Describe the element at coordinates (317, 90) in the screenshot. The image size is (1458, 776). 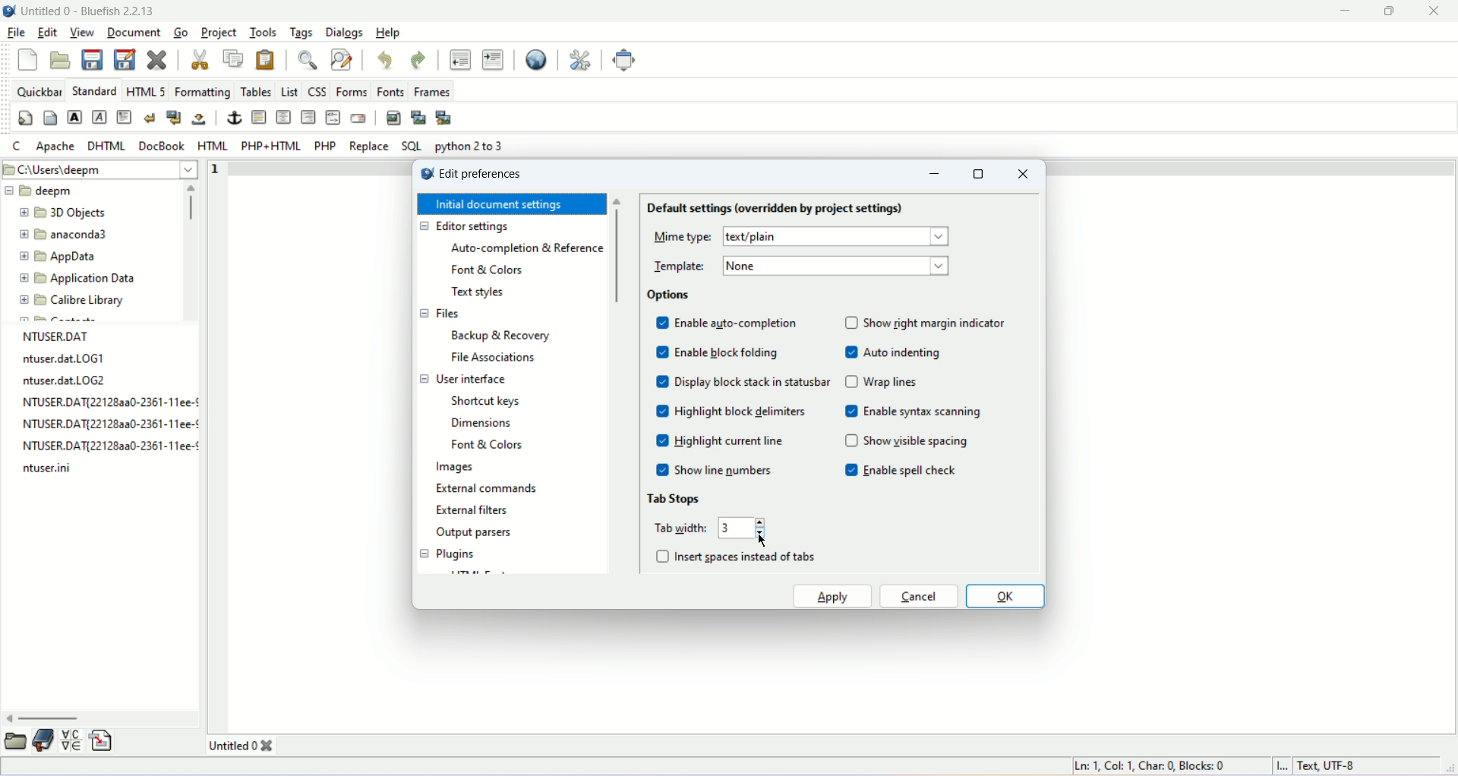
I see `CSS` at that location.